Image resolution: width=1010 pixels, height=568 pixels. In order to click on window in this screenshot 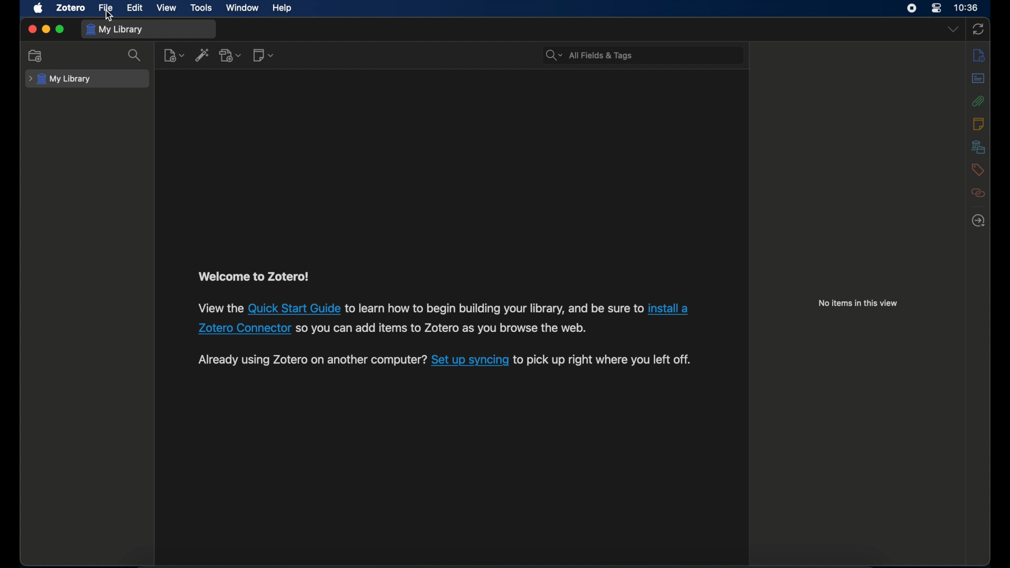, I will do `click(243, 8)`.